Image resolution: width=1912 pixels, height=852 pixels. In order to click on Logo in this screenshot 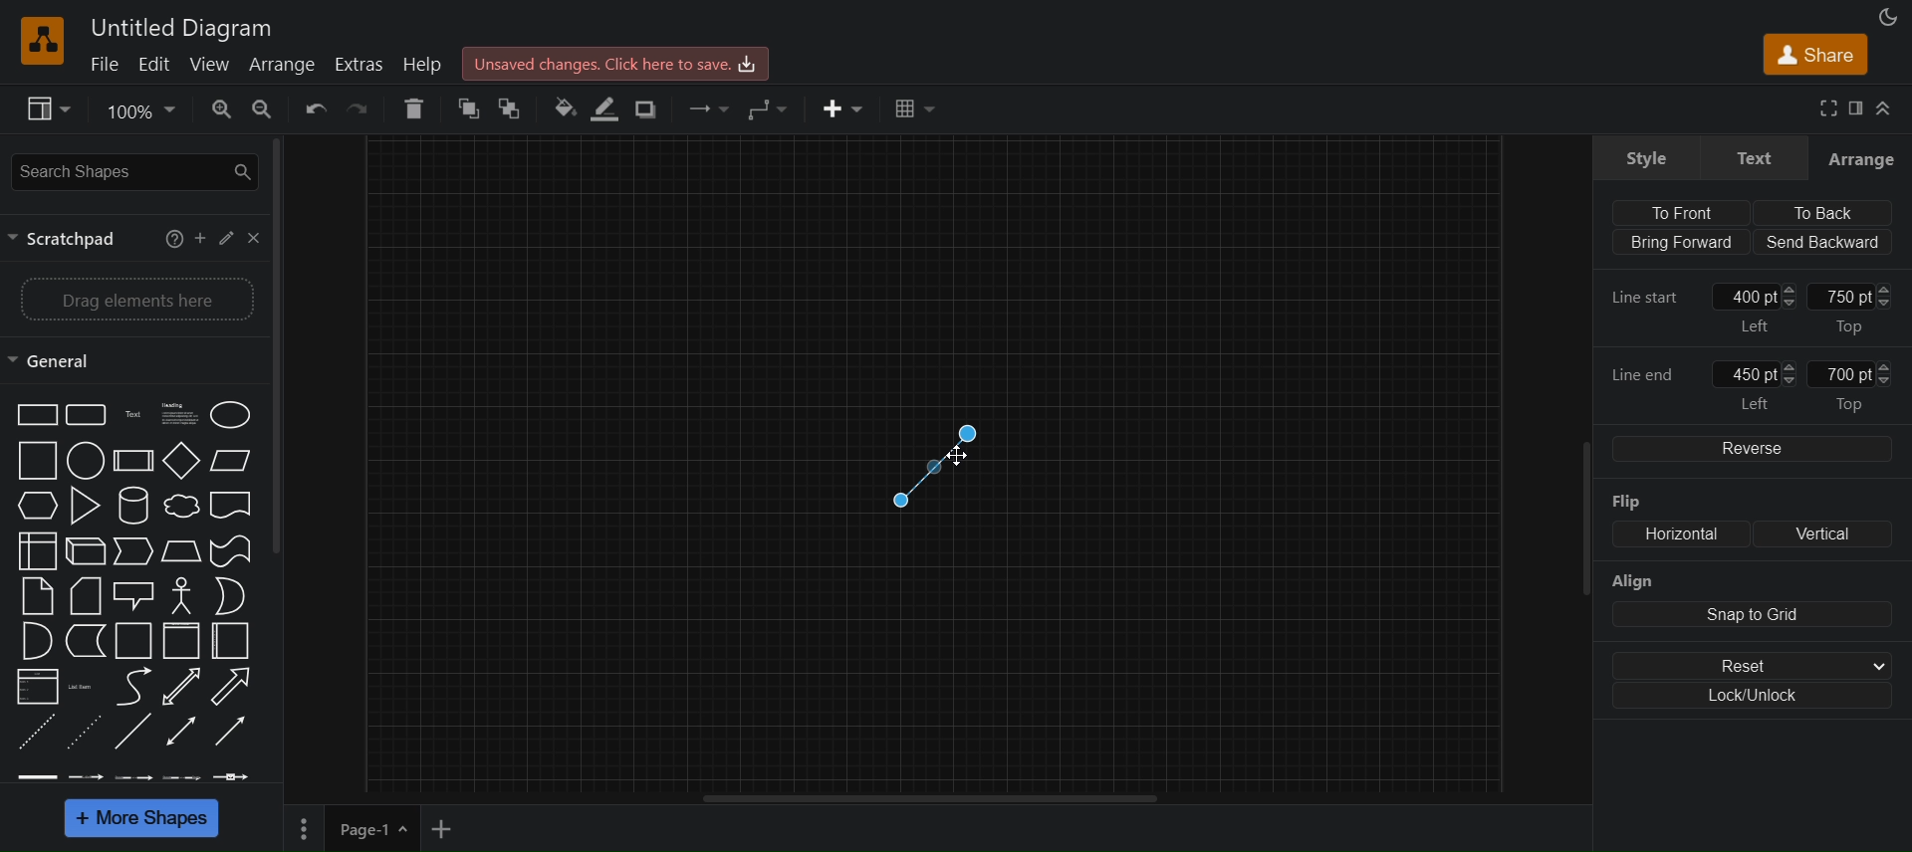, I will do `click(46, 39)`.